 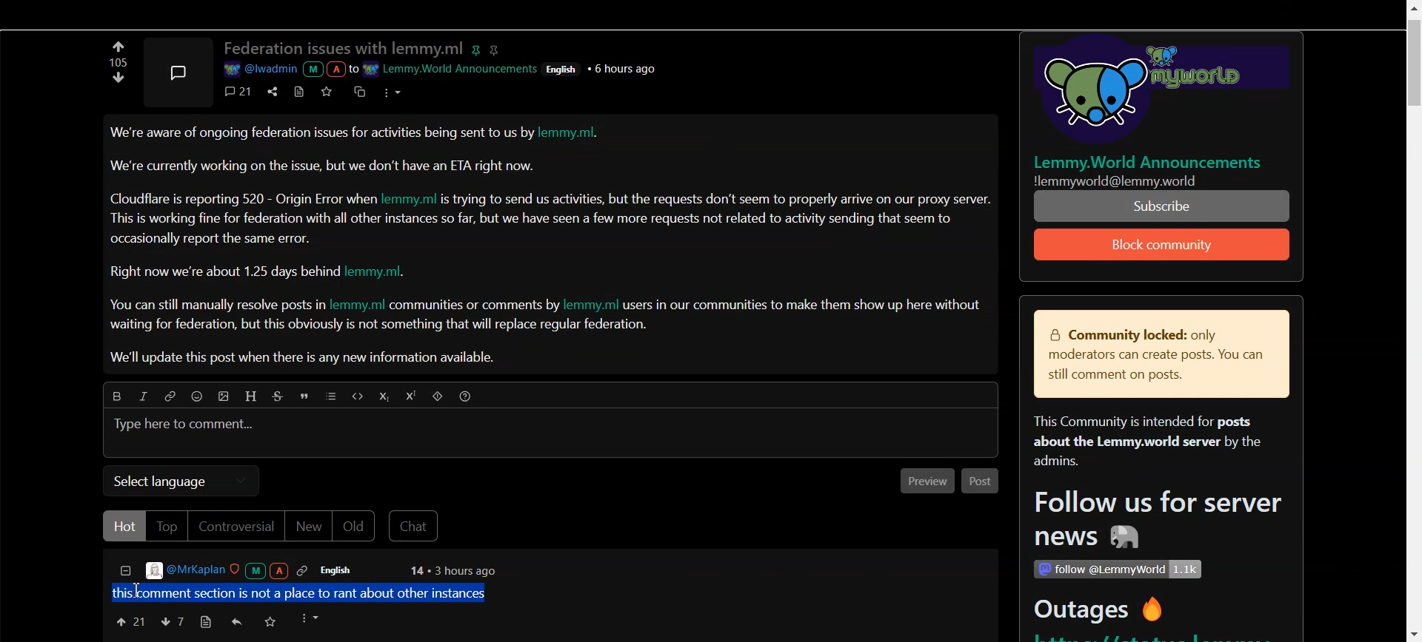 What do you see at coordinates (1152, 92) in the screenshot?
I see `` at bounding box center [1152, 92].